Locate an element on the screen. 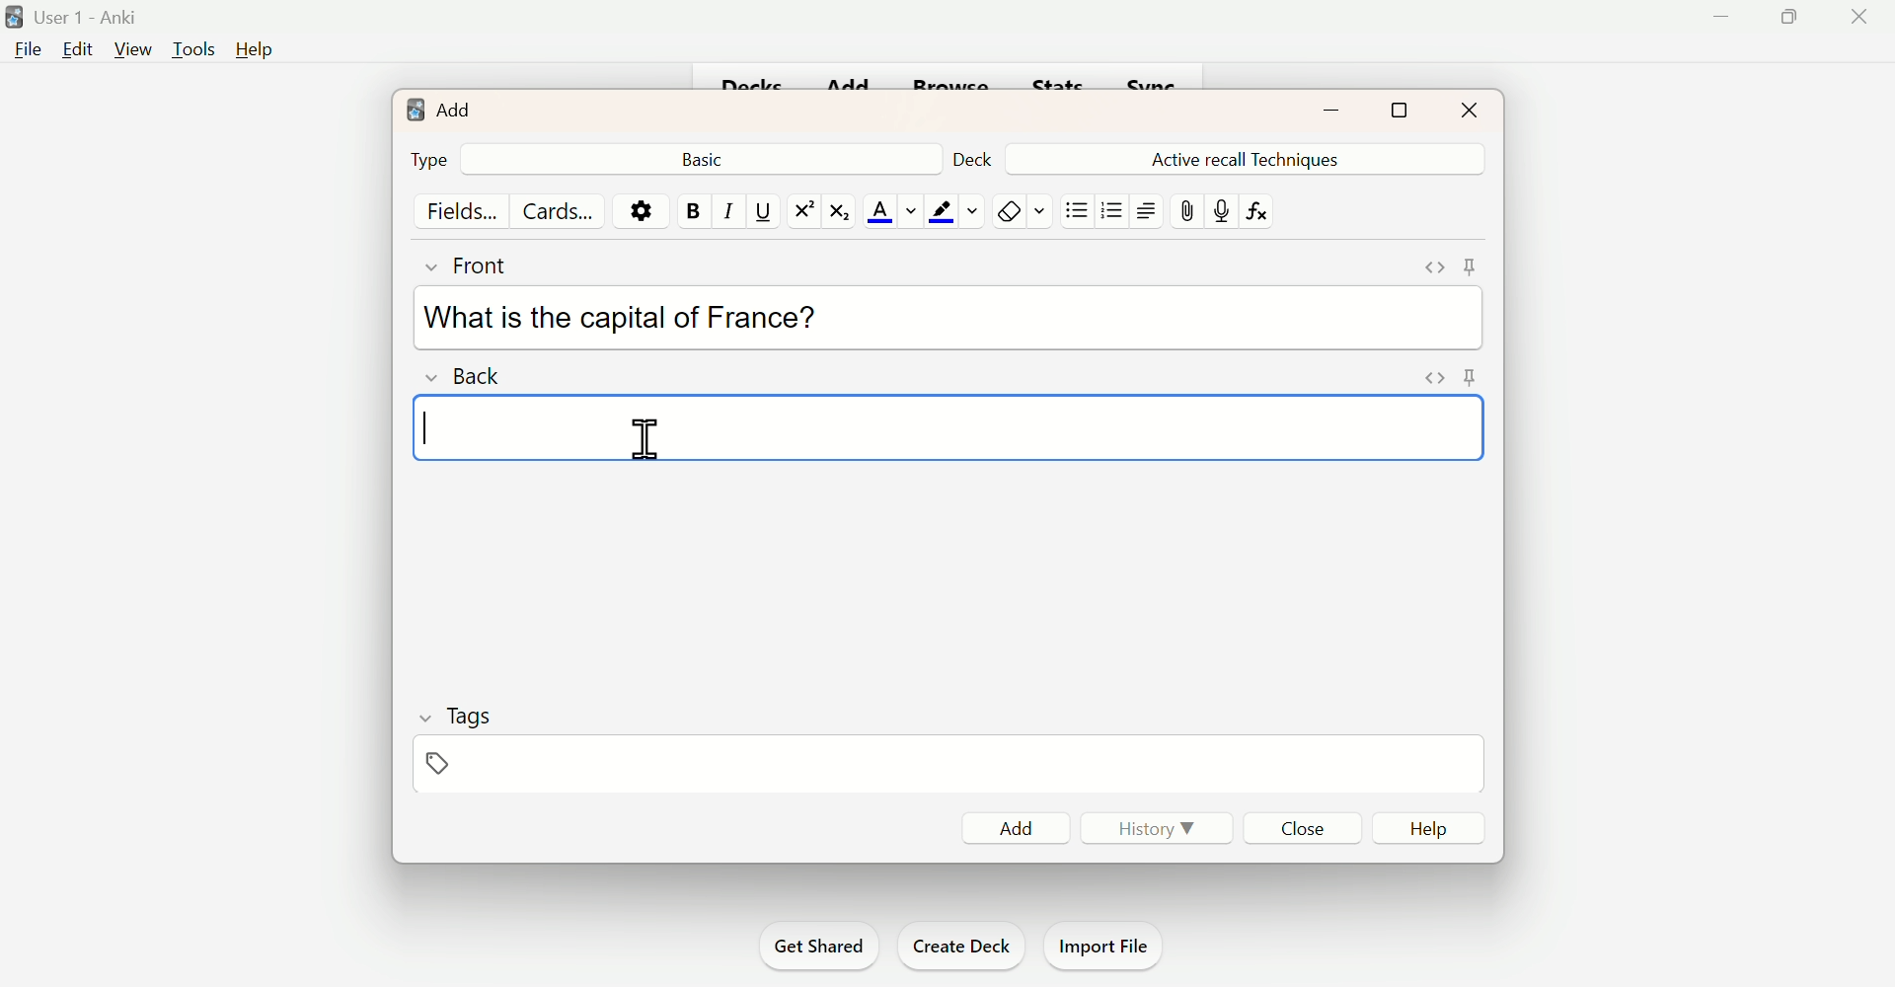  fx is located at coordinates (1270, 218).